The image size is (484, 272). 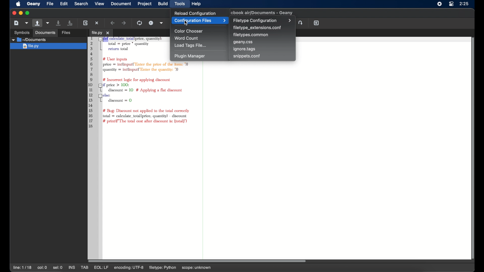 What do you see at coordinates (64, 4) in the screenshot?
I see `edit` at bounding box center [64, 4].